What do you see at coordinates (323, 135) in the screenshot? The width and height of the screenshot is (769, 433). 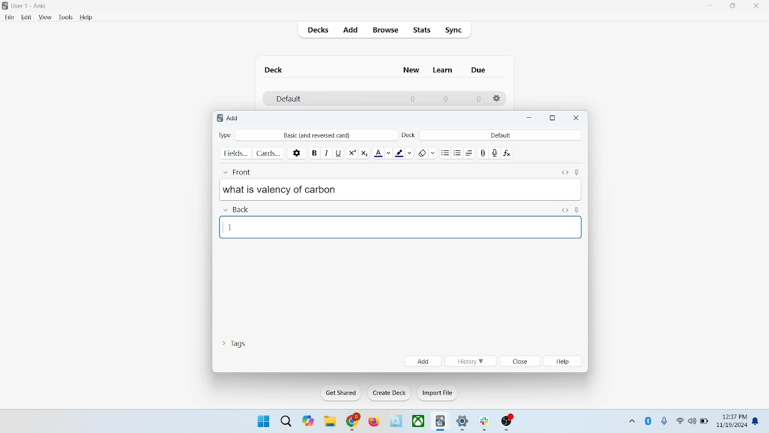 I see `Basic (and reversed card)` at bounding box center [323, 135].